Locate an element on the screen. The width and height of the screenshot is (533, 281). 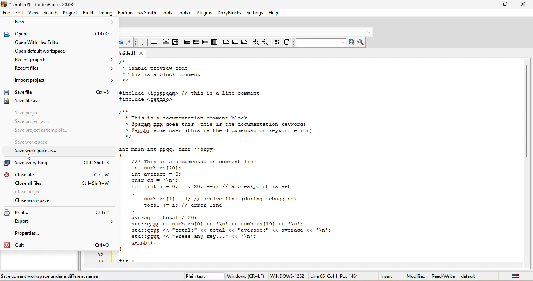
open is located at coordinates (59, 34).